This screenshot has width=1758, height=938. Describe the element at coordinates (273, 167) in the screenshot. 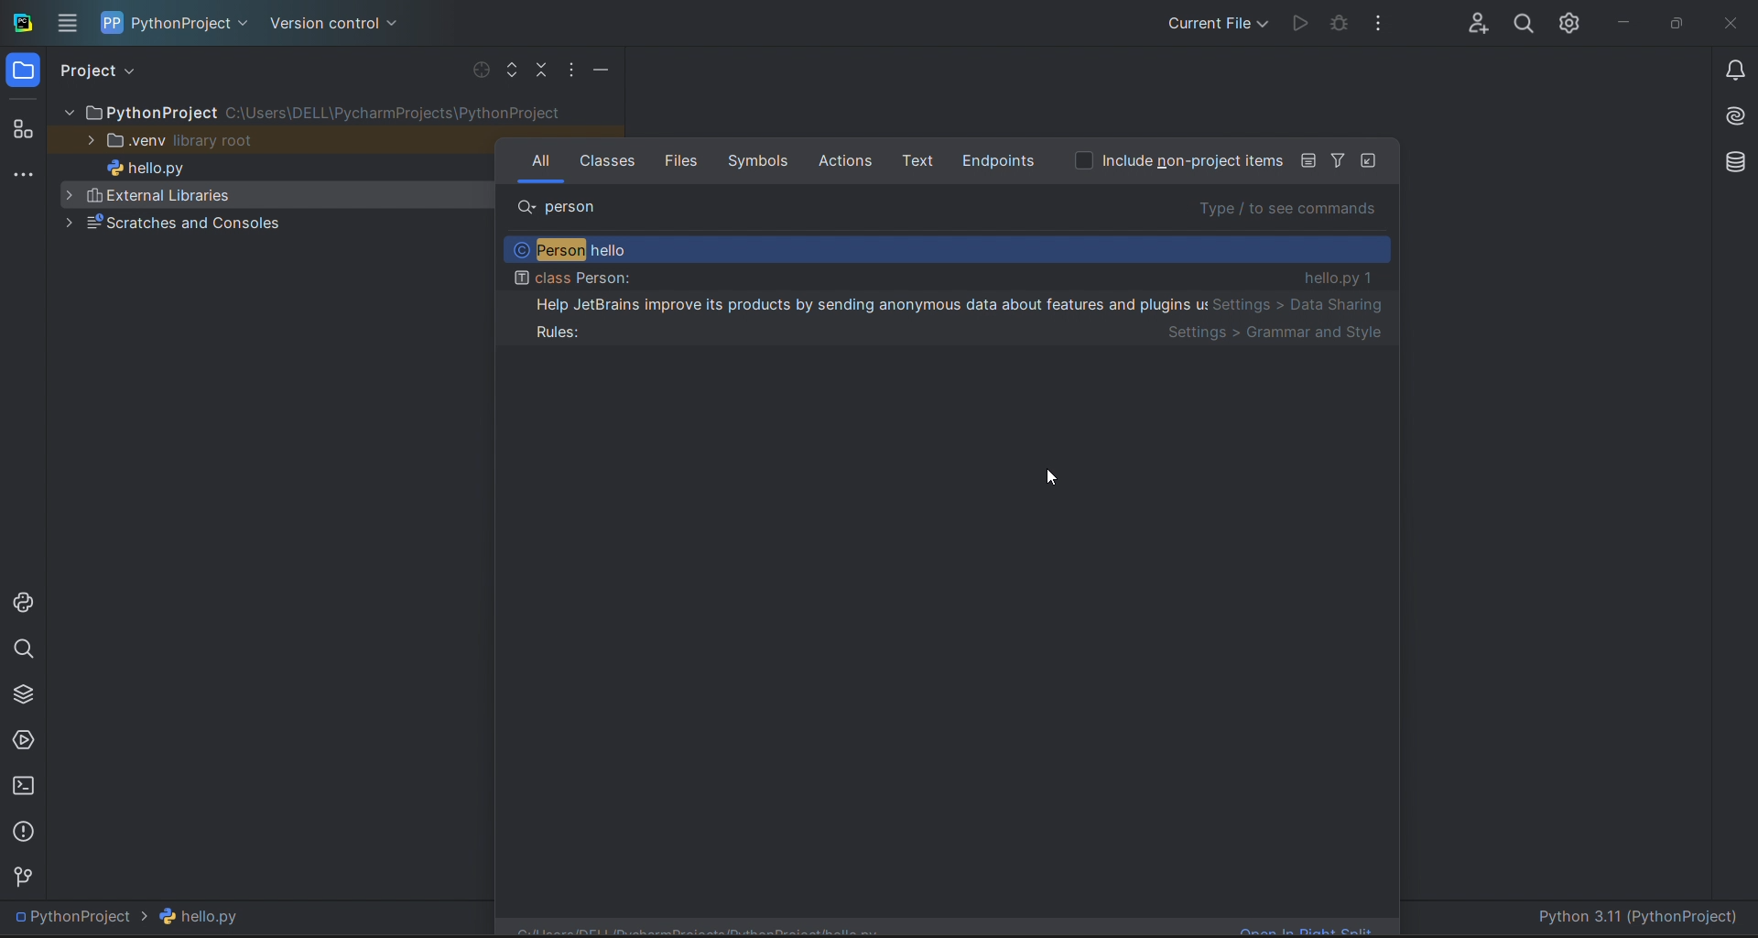

I see `hello.py` at that location.